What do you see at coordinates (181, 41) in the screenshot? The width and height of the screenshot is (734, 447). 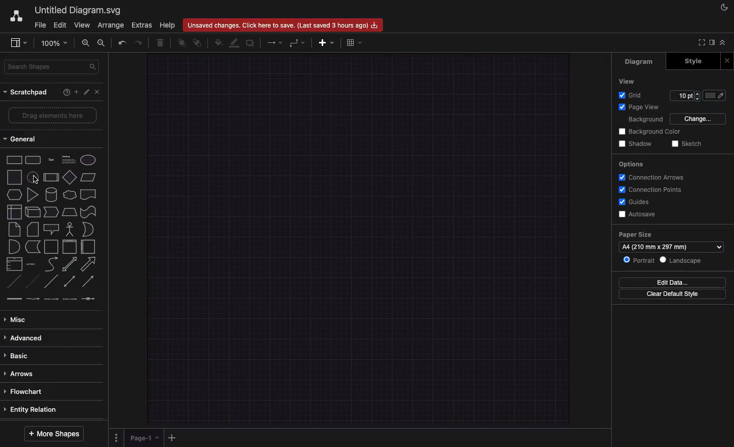 I see `To front` at bounding box center [181, 41].